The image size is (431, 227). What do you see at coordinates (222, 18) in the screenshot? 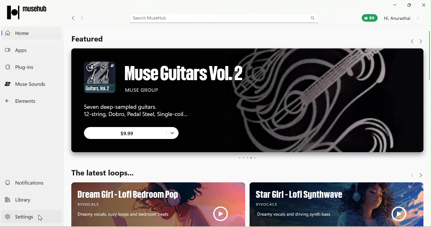
I see `search bar` at bounding box center [222, 18].